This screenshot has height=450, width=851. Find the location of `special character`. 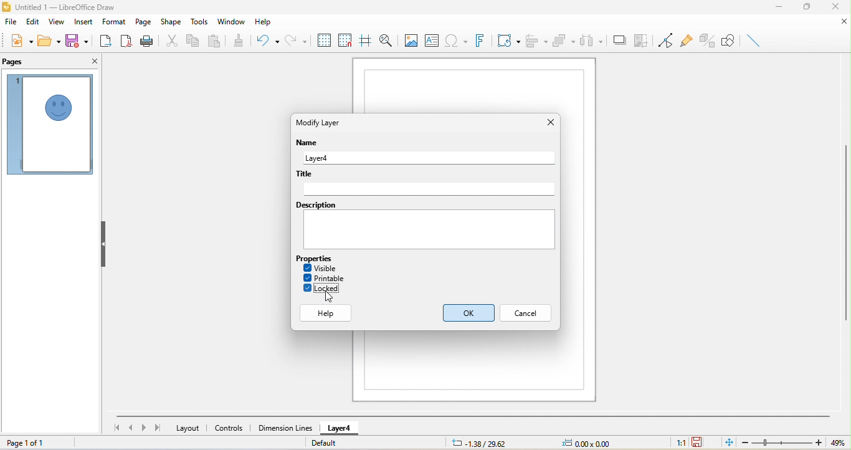

special character is located at coordinates (455, 40).